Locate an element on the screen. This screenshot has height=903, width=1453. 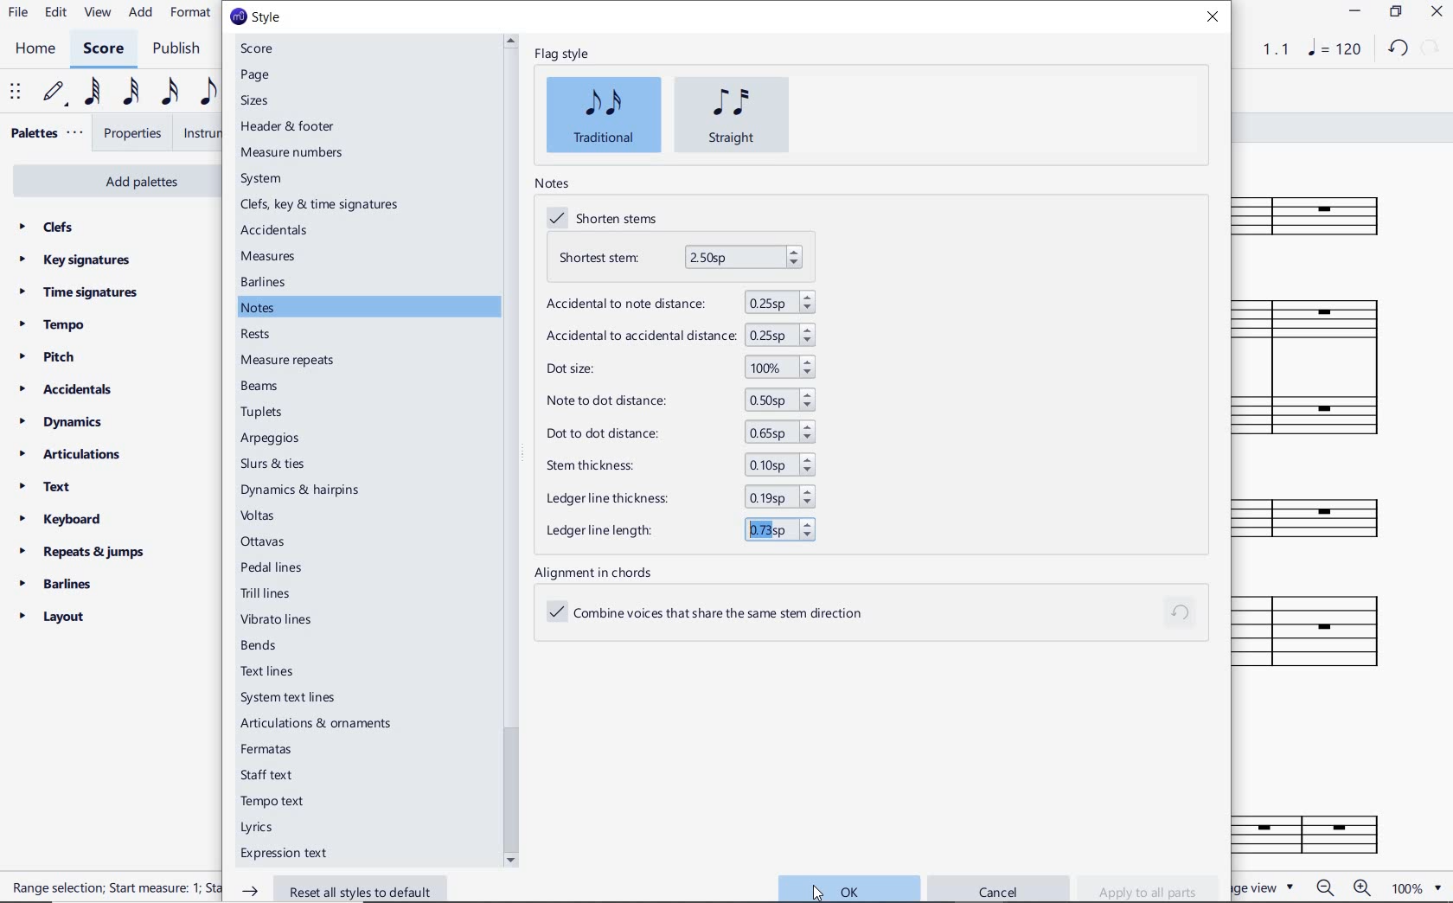
beams is located at coordinates (260, 386).